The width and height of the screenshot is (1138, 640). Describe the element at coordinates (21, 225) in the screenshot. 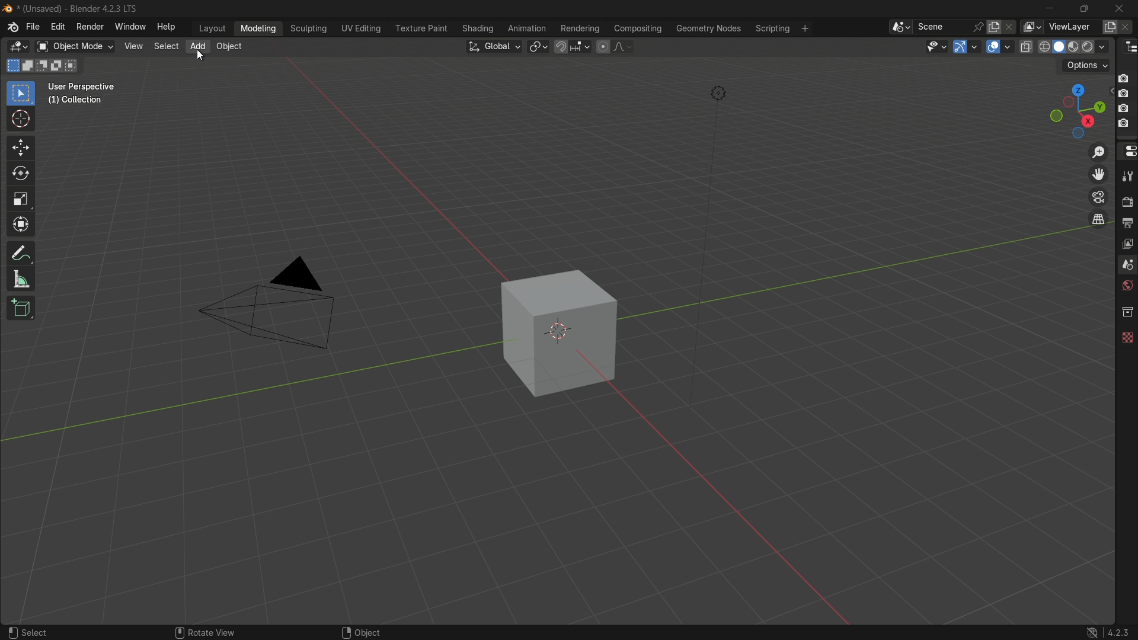

I see `transform` at that location.